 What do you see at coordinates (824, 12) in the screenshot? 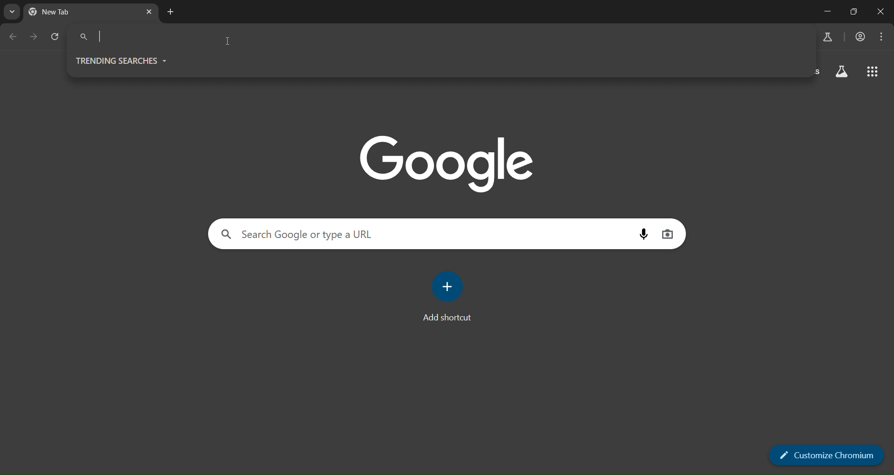
I see `minimize` at bounding box center [824, 12].